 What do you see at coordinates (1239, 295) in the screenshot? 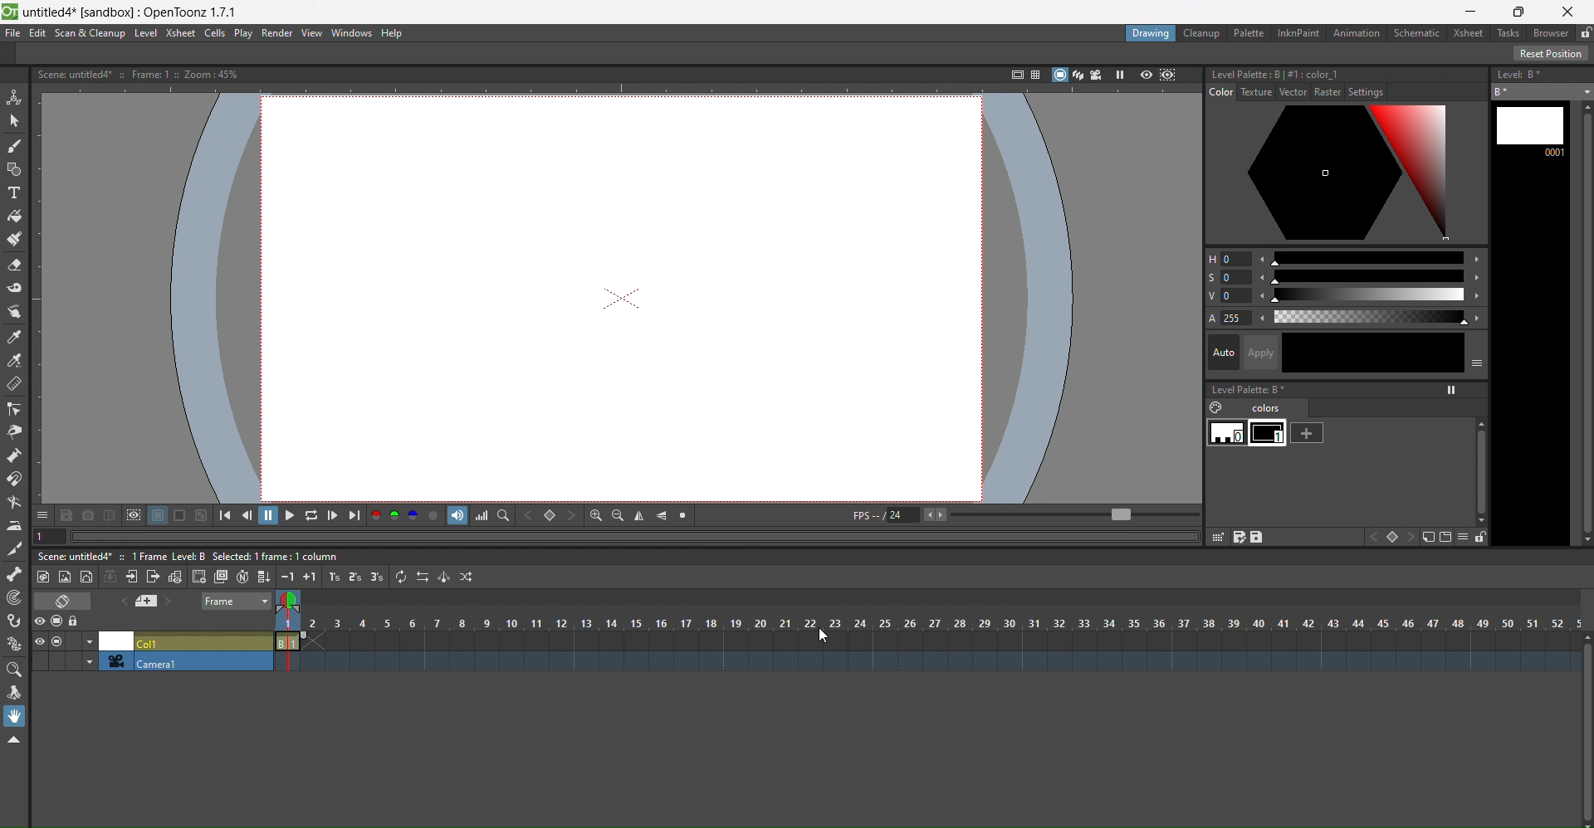
I see `0` at bounding box center [1239, 295].